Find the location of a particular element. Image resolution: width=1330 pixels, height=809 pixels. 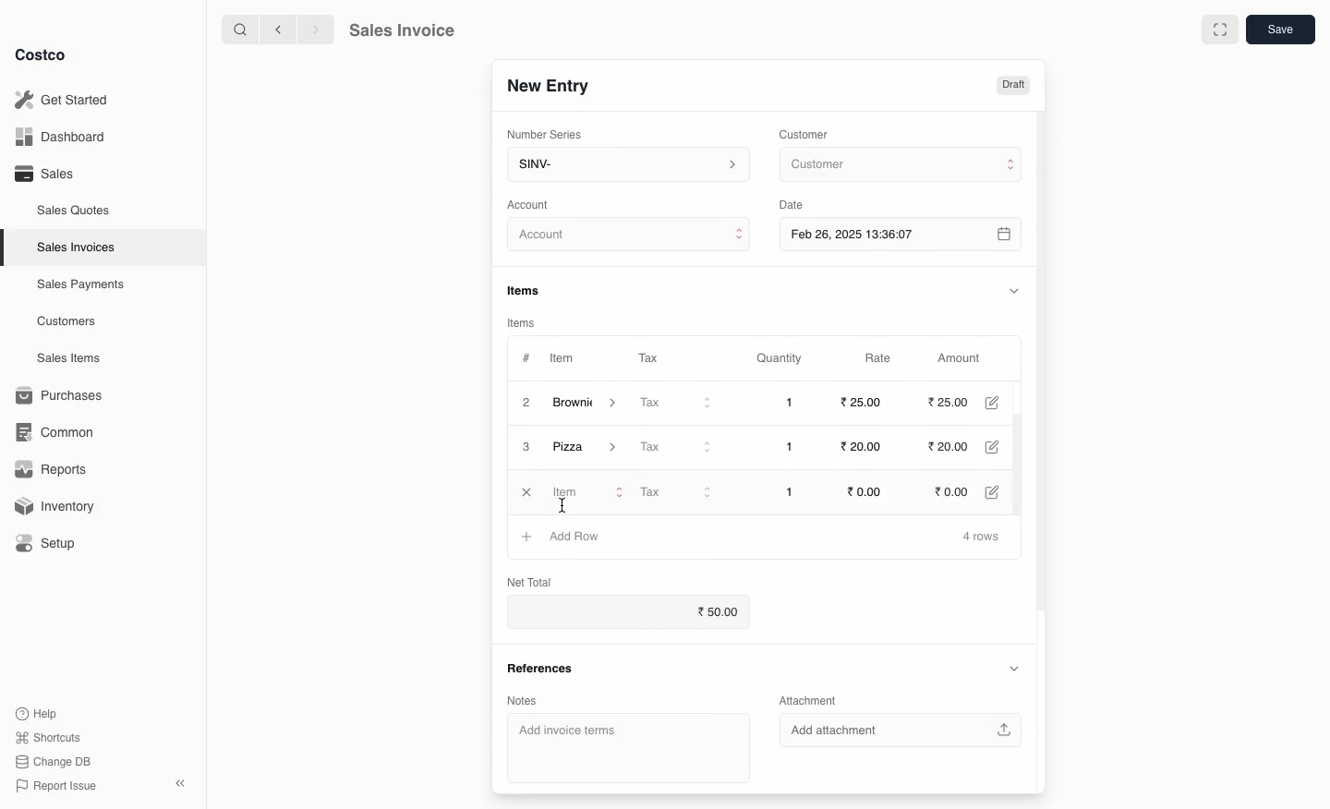

Quantity is located at coordinates (778, 359).